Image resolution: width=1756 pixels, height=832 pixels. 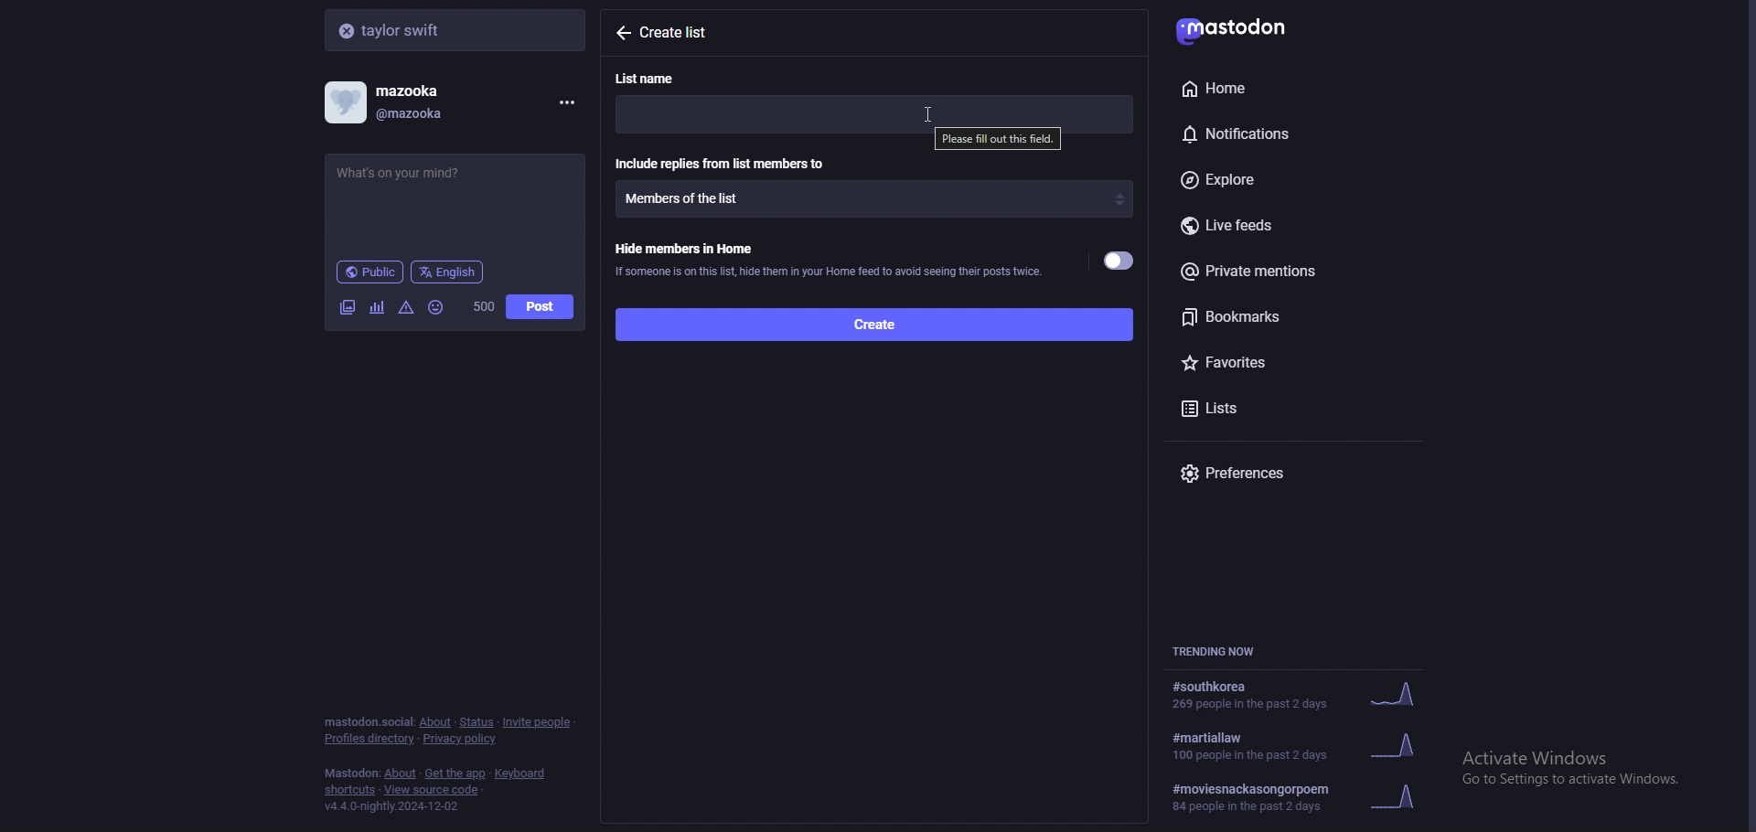 What do you see at coordinates (540, 307) in the screenshot?
I see `post` at bounding box center [540, 307].